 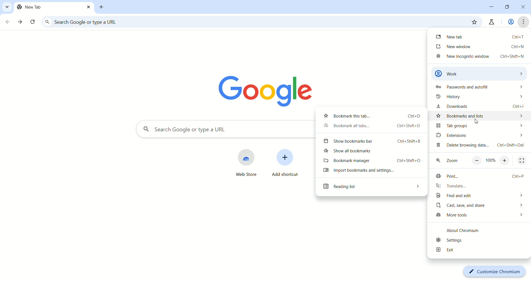 I want to click on new tab, so click(x=102, y=7).